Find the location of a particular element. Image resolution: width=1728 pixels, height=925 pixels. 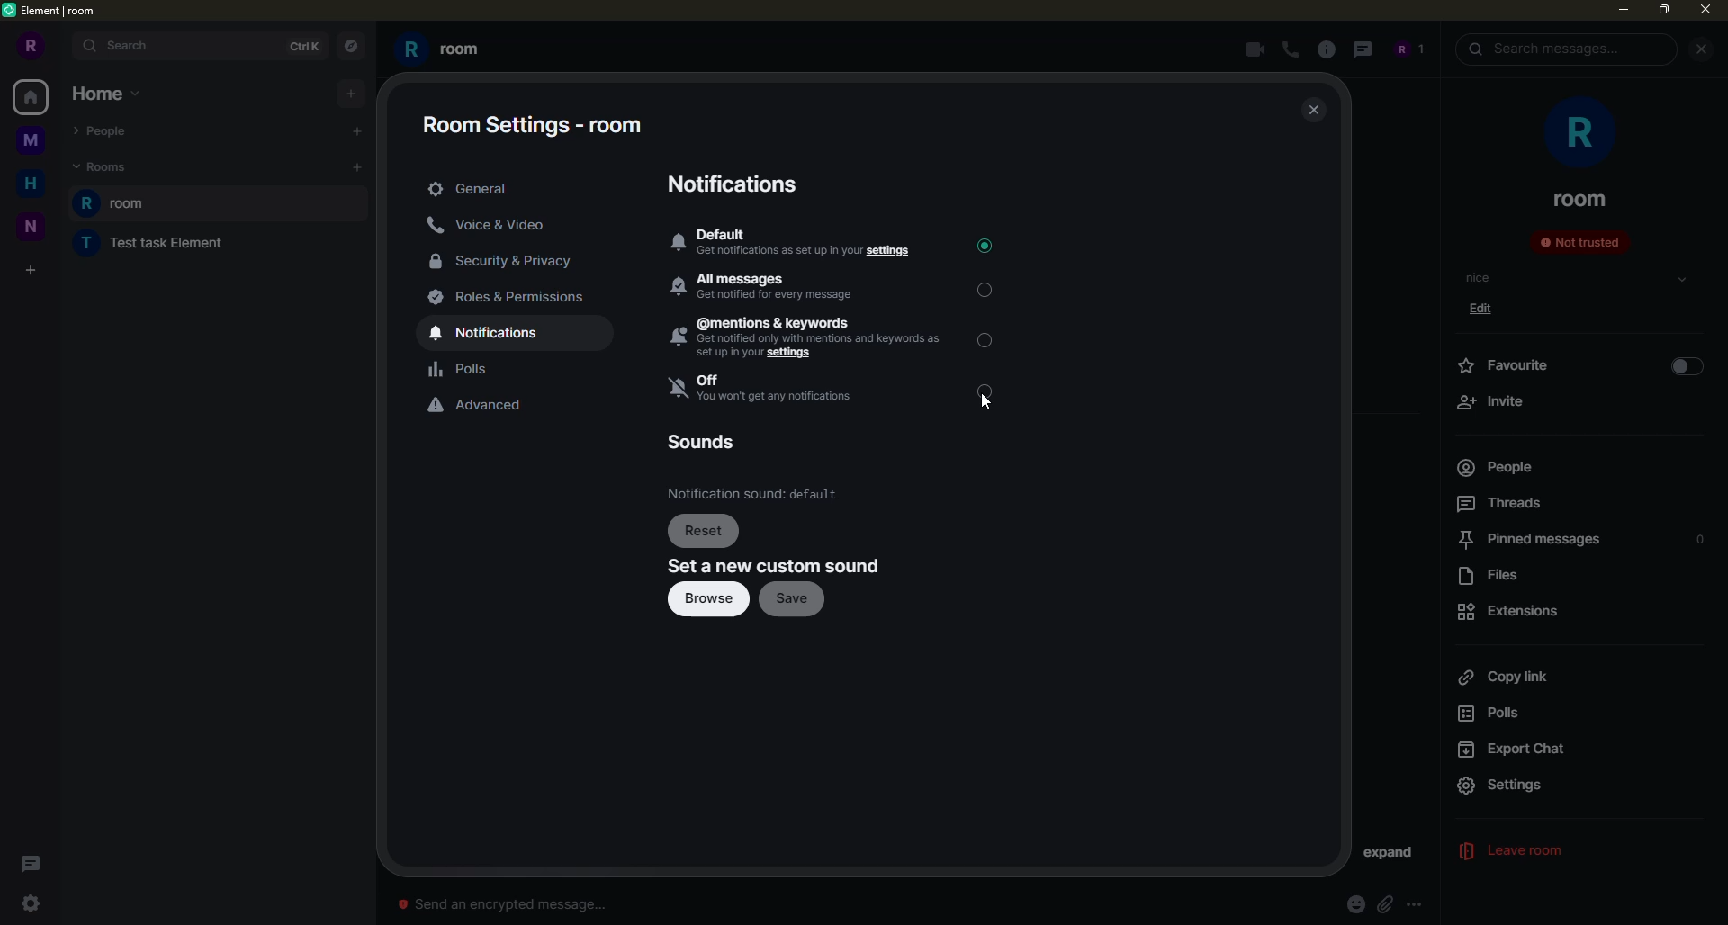

publish room is located at coordinates (872, 641).